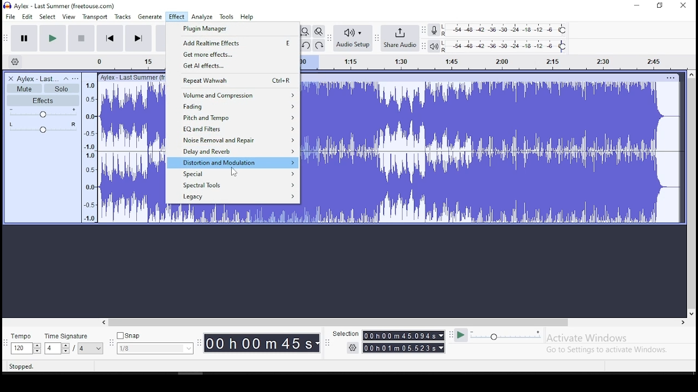 This screenshot has height=392, width=698. What do you see at coordinates (404, 335) in the screenshot?
I see `00h00m55.989s` at bounding box center [404, 335].